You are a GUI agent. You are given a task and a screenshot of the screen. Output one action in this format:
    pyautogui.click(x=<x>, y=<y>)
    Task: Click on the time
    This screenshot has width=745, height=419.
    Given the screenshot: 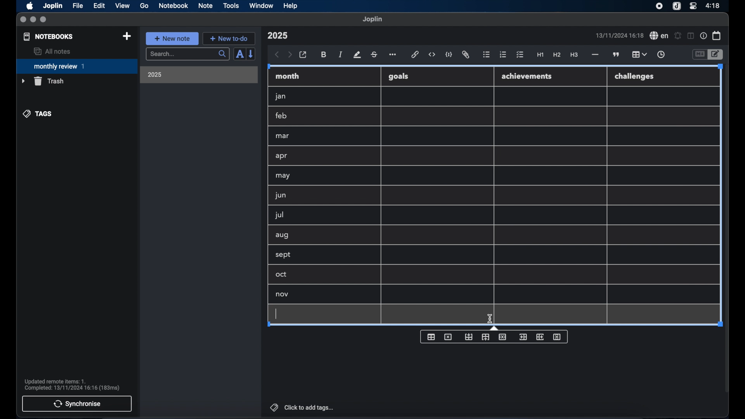 What is the action you would take?
    pyautogui.click(x=714, y=5)
    